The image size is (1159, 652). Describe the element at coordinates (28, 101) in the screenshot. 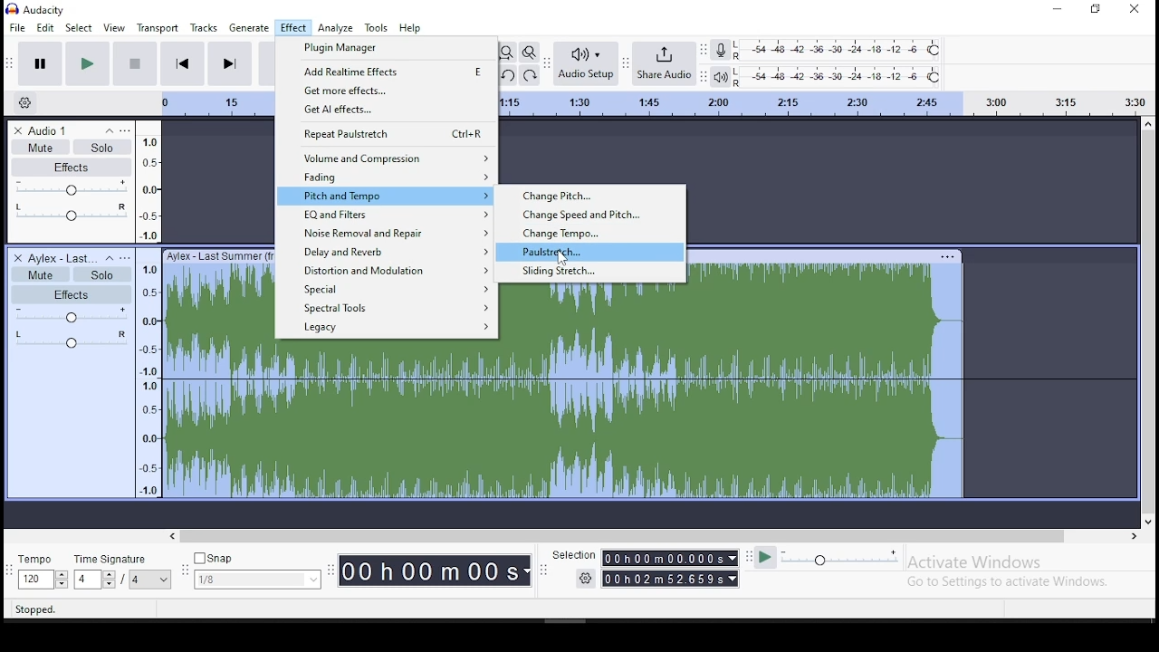

I see `settings` at that location.